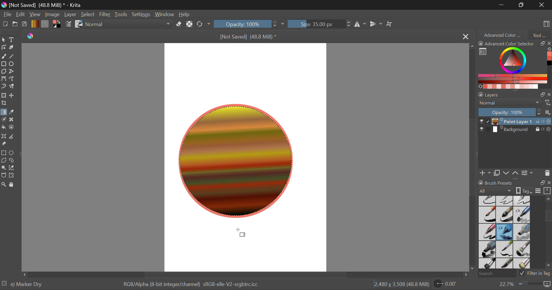 This screenshot has height=290, width=552. What do you see at coordinates (486, 215) in the screenshot?
I see `Ink-7 Brush Rough` at bounding box center [486, 215].